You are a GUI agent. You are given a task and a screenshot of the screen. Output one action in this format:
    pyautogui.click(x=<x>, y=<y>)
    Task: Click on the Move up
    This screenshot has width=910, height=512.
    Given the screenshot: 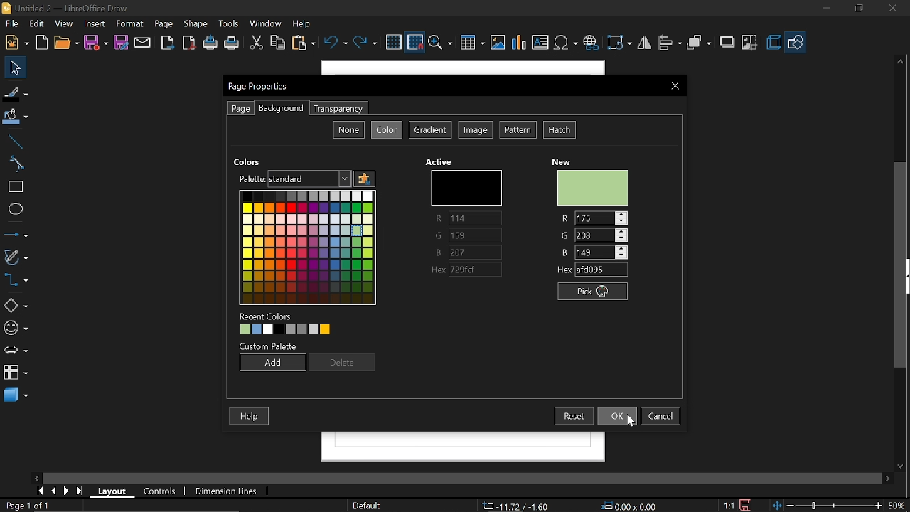 What is the action you would take?
    pyautogui.click(x=902, y=61)
    